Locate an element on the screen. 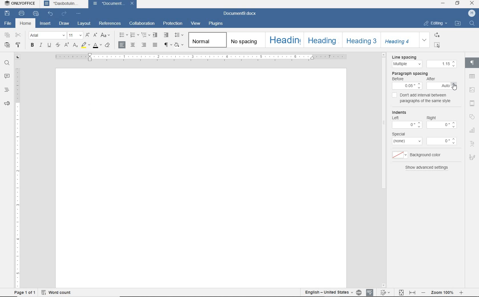  italic is located at coordinates (41, 46).